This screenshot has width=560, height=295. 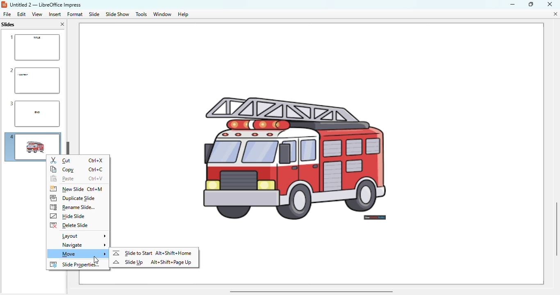 I want to click on insert, so click(x=55, y=14).